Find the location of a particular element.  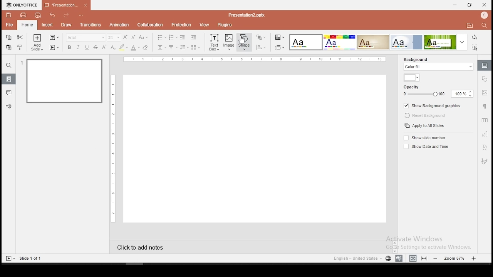

theme is located at coordinates (406, 42).